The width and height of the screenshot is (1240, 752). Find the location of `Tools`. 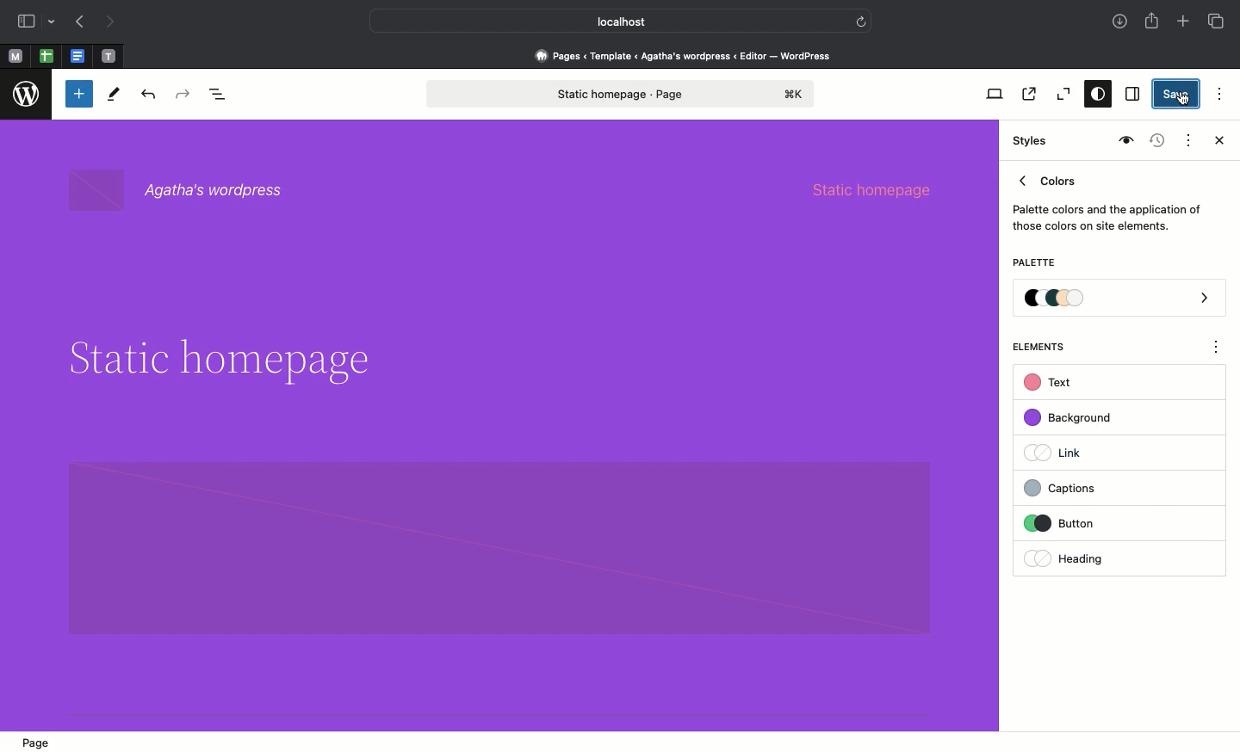

Tools is located at coordinates (115, 98).